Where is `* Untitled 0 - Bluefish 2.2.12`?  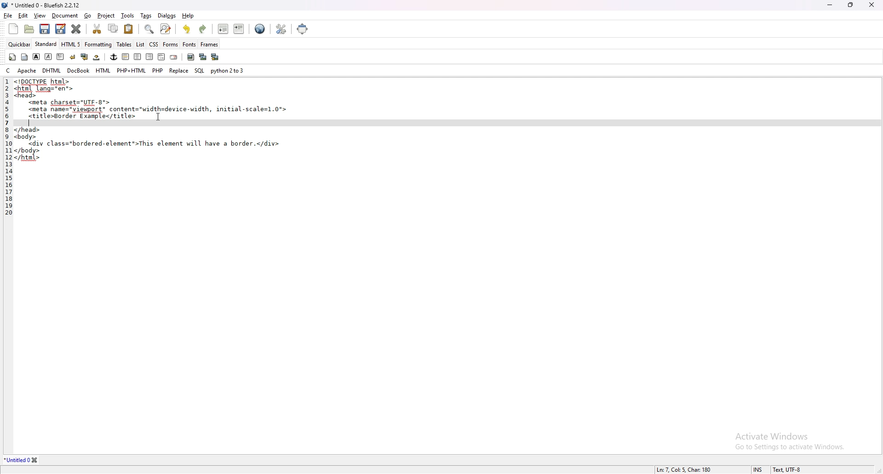 * Untitled 0 - Bluefish 2.2.12 is located at coordinates (46, 6).